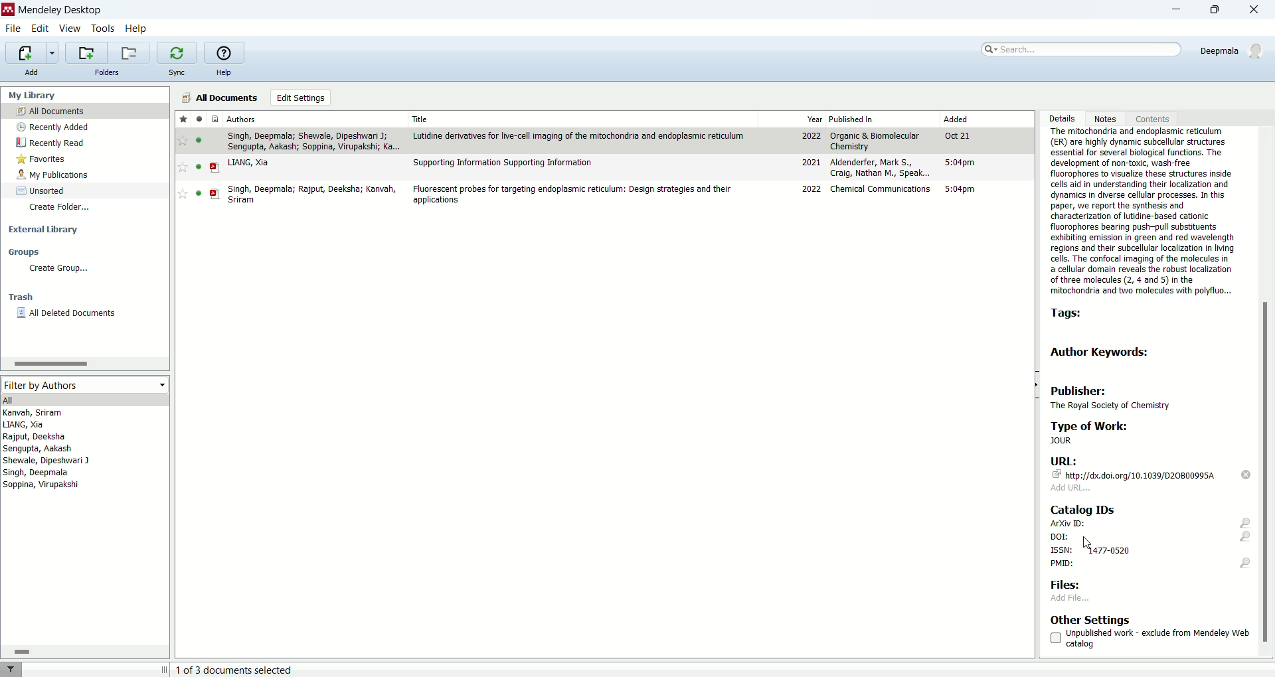 This screenshot has height=677, width=1275. Describe the element at coordinates (42, 159) in the screenshot. I see `favorites` at that location.